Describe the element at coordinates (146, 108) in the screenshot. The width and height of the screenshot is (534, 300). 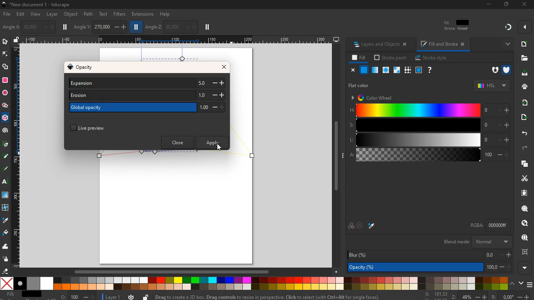
I see `global opacity` at that location.